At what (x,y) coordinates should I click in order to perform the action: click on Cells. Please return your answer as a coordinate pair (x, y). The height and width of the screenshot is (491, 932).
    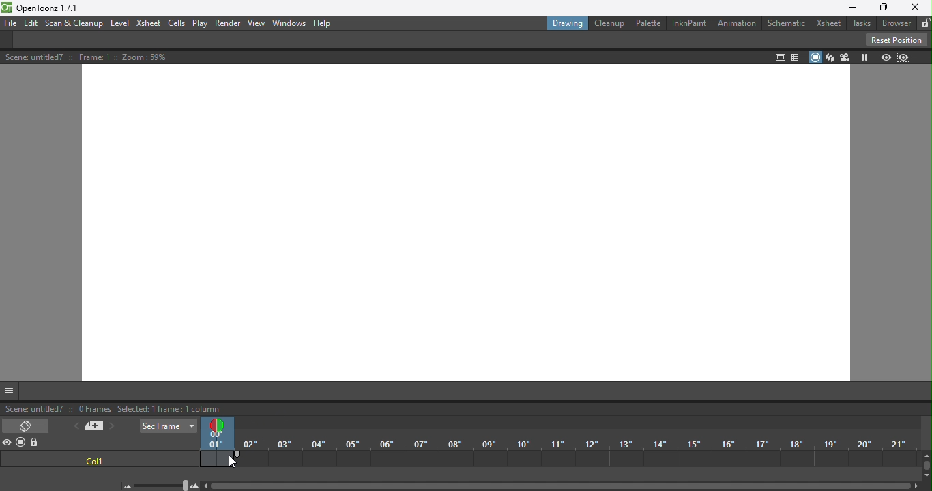
    Looking at the image, I should click on (176, 24).